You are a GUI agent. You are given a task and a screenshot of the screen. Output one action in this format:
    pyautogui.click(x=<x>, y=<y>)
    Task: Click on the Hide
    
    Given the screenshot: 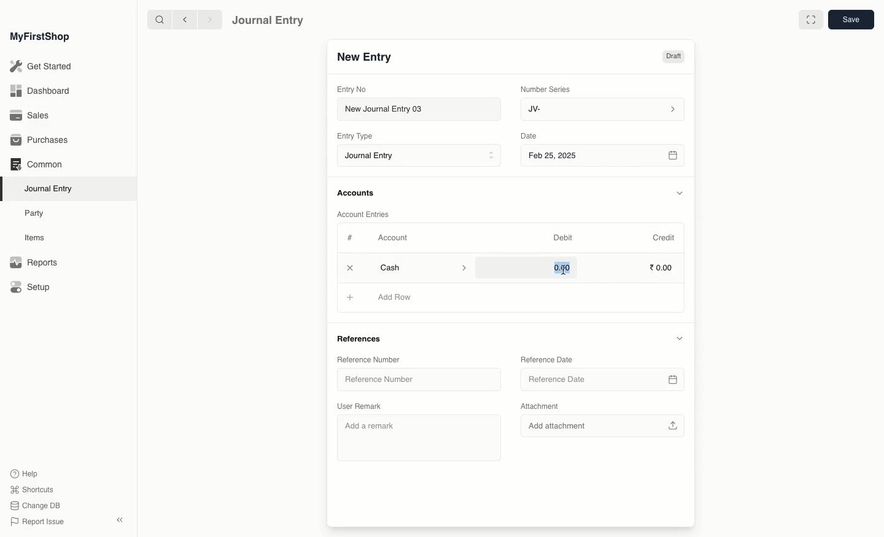 What is the action you would take?
    pyautogui.click(x=680, y=193)
    